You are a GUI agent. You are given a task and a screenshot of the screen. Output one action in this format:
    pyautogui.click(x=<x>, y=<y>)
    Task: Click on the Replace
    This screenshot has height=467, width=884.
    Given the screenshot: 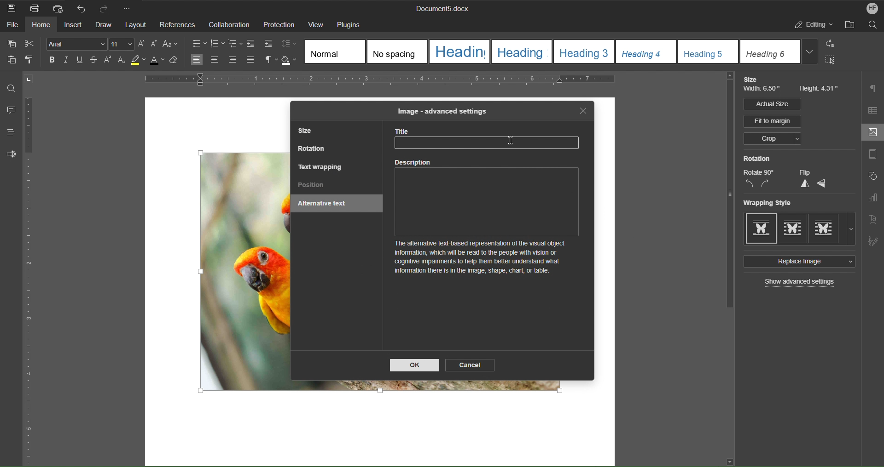 What is the action you would take?
    pyautogui.click(x=833, y=44)
    